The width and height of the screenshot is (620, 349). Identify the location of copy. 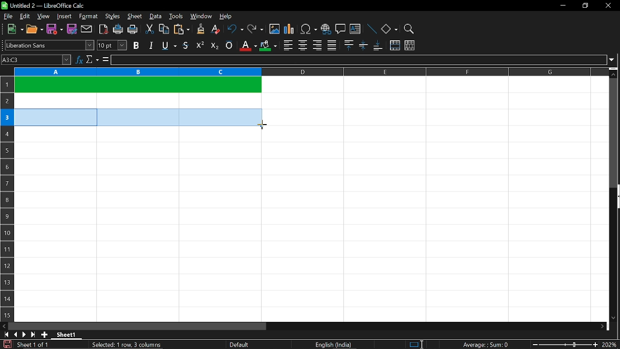
(164, 29).